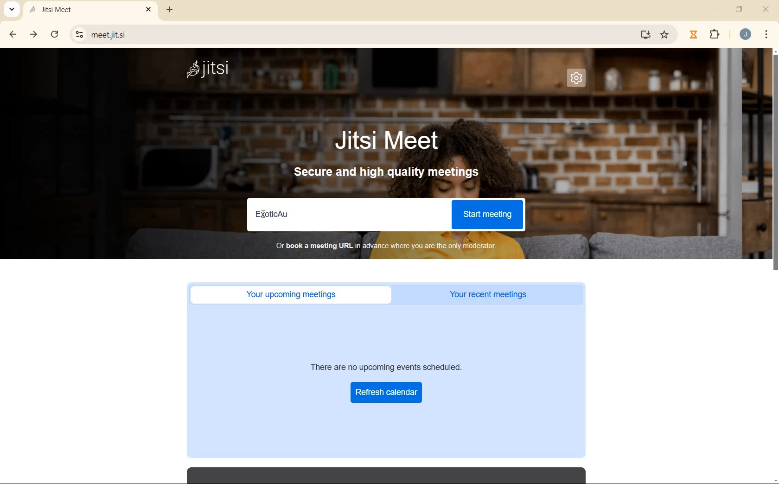 Image resolution: width=779 pixels, height=484 pixels. What do you see at coordinates (576, 78) in the screenshot?
I see `settings` at bounding box center [576, 78].